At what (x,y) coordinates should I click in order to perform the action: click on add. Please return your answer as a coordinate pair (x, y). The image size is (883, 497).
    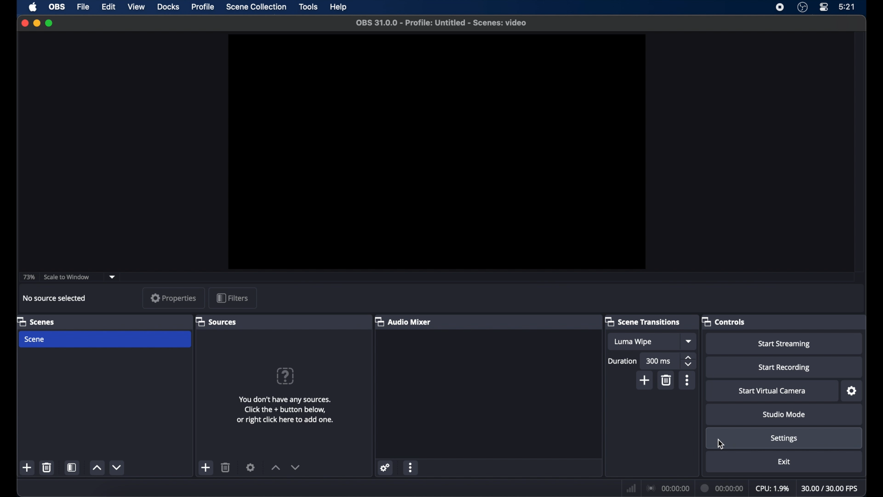
    Looking at the image, I should click on (646, 380).